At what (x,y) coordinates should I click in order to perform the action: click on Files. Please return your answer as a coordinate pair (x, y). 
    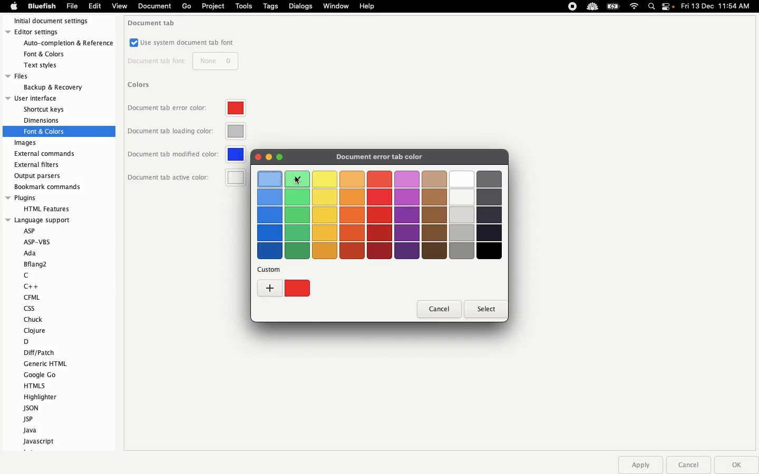
    Looking at the image, I should click on (45, 76).